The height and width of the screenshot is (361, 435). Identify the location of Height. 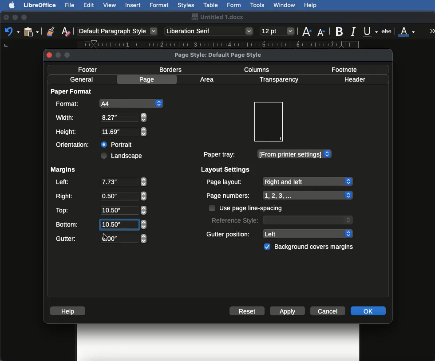
(102, 132).